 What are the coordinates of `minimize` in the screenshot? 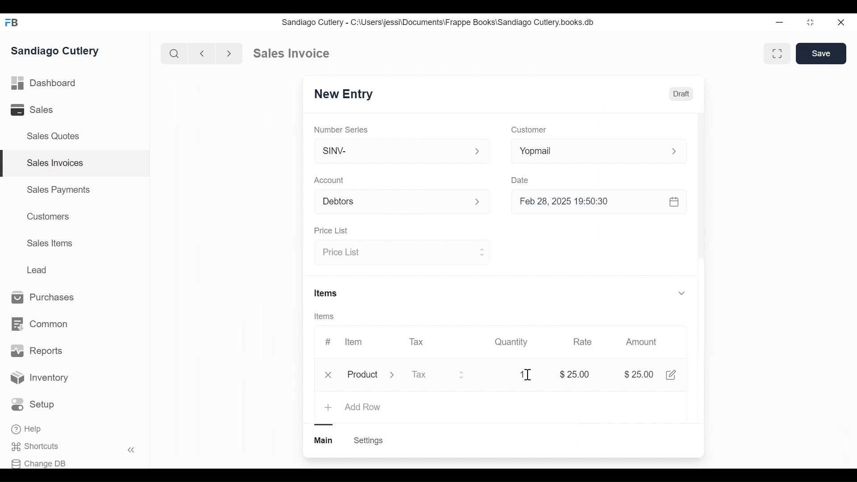 It's located at (779, 22).